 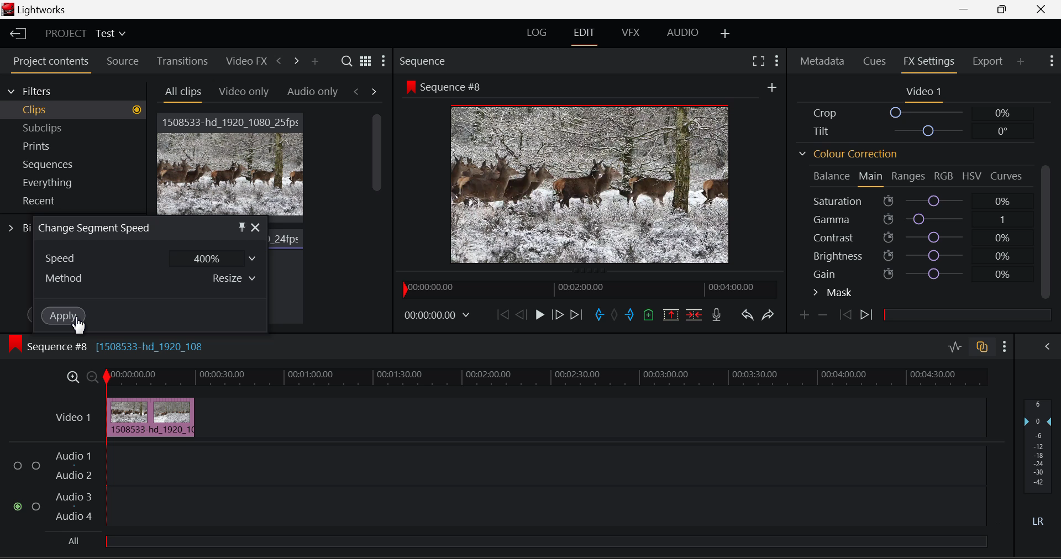 What do you see at coordinates (77, 203) in the screenshot?
I see `Recent` at bounding box center [77, 203].